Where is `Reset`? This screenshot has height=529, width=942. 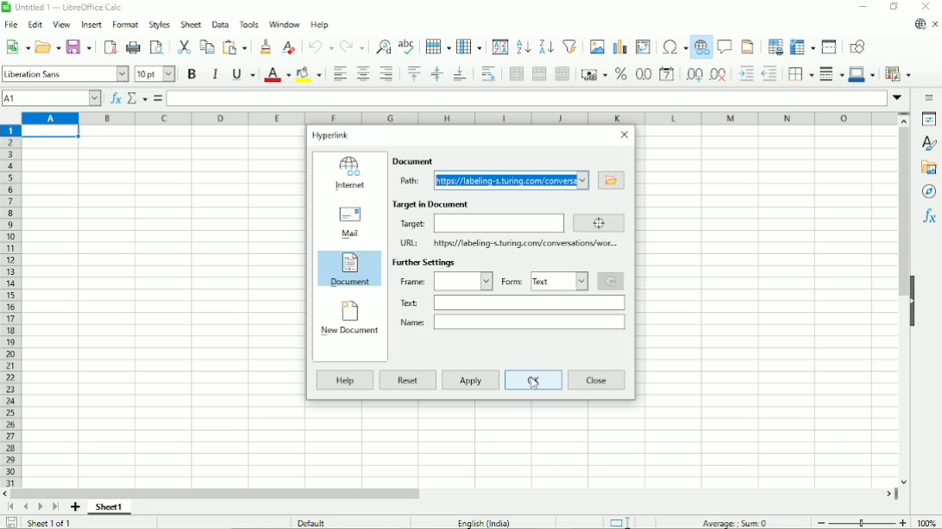
Reset is located at coordinates (408, 380).